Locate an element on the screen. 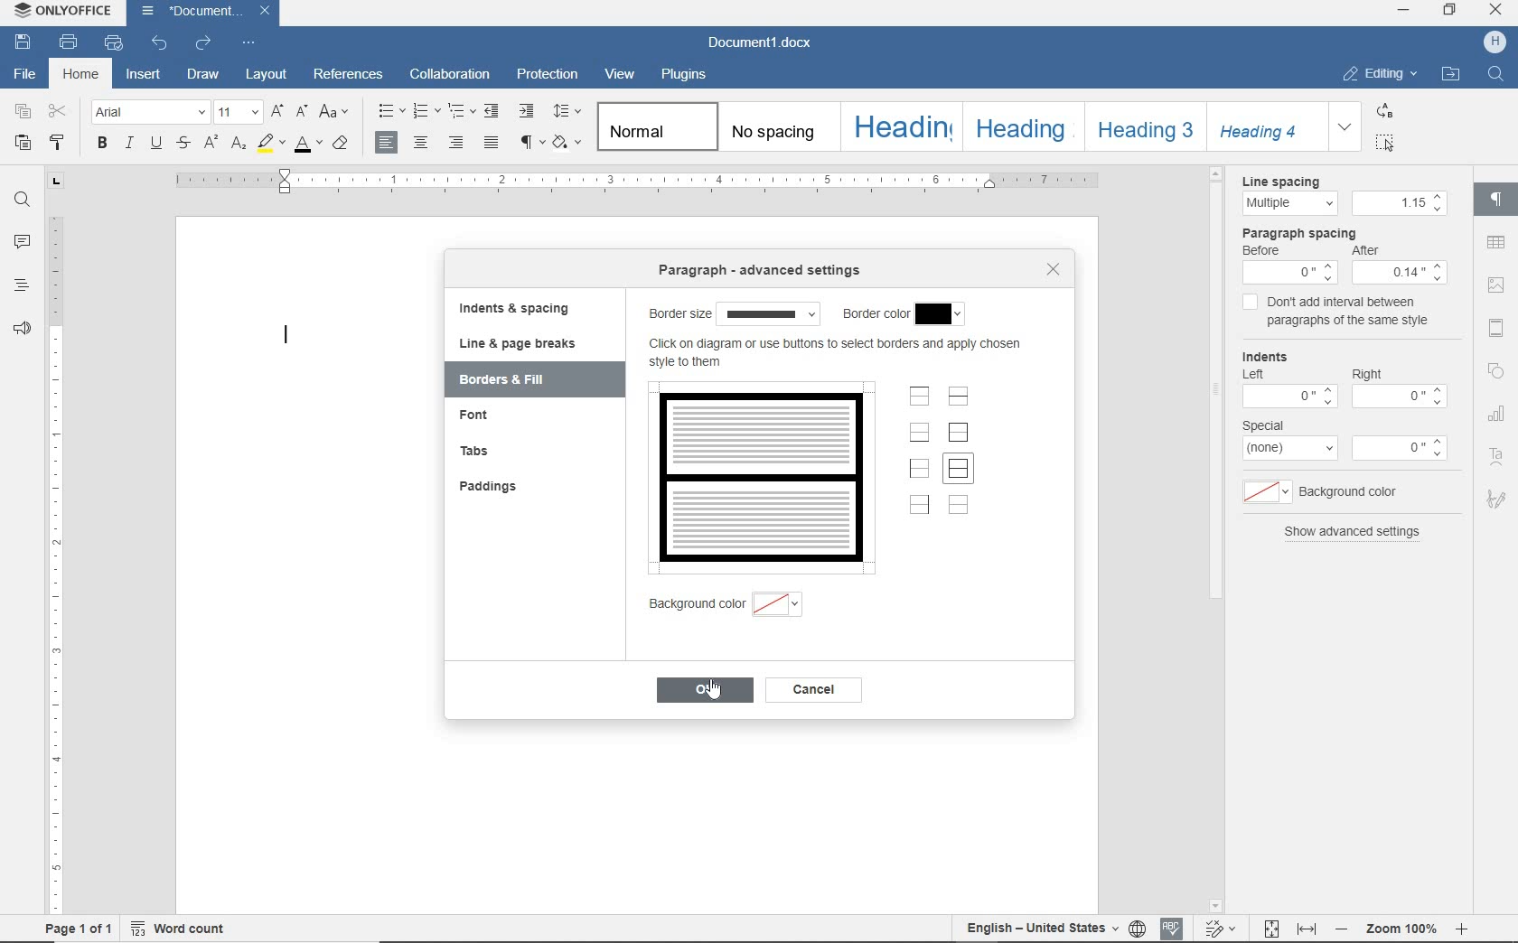  feedback & support is located at coordinates (19, 327).